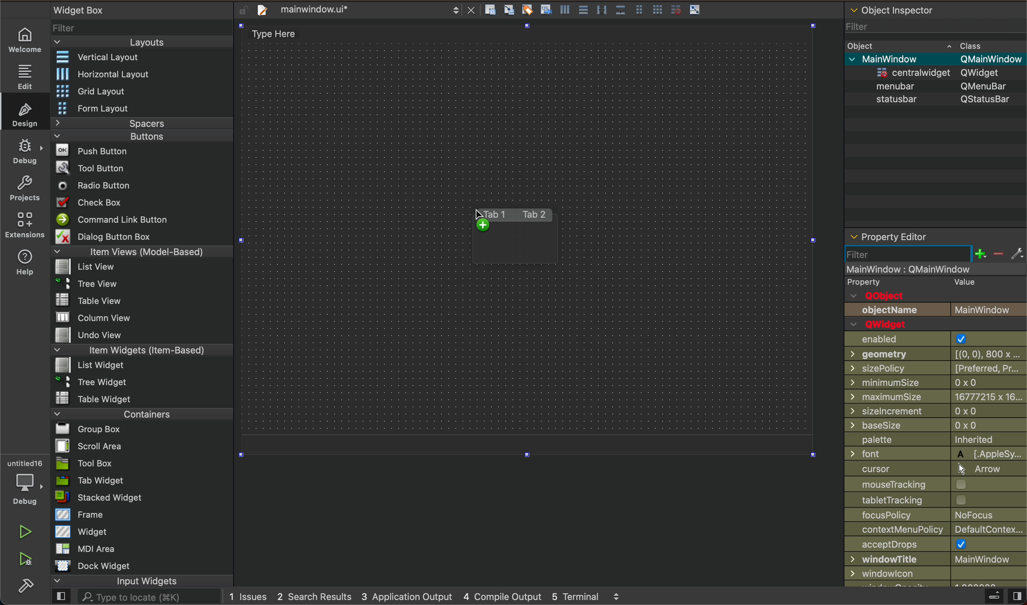 Image resolution: width=1027 pixels, height=605 pixels. Describe the element at coordinates (140, 413) in the screenshot. I see `Containers` at that location.